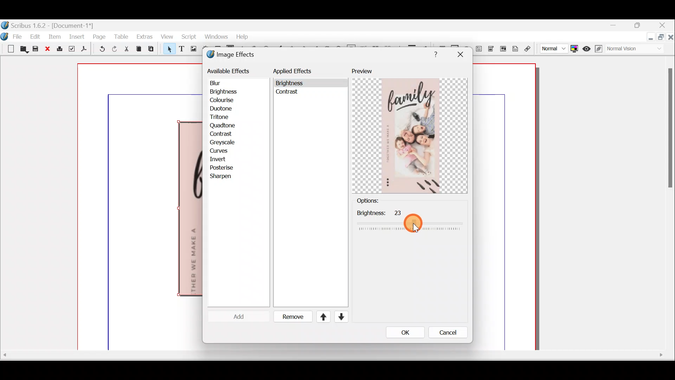  Describe the element at coordinates (233, 316) in the screenshot. I see `Cursor` at that location.